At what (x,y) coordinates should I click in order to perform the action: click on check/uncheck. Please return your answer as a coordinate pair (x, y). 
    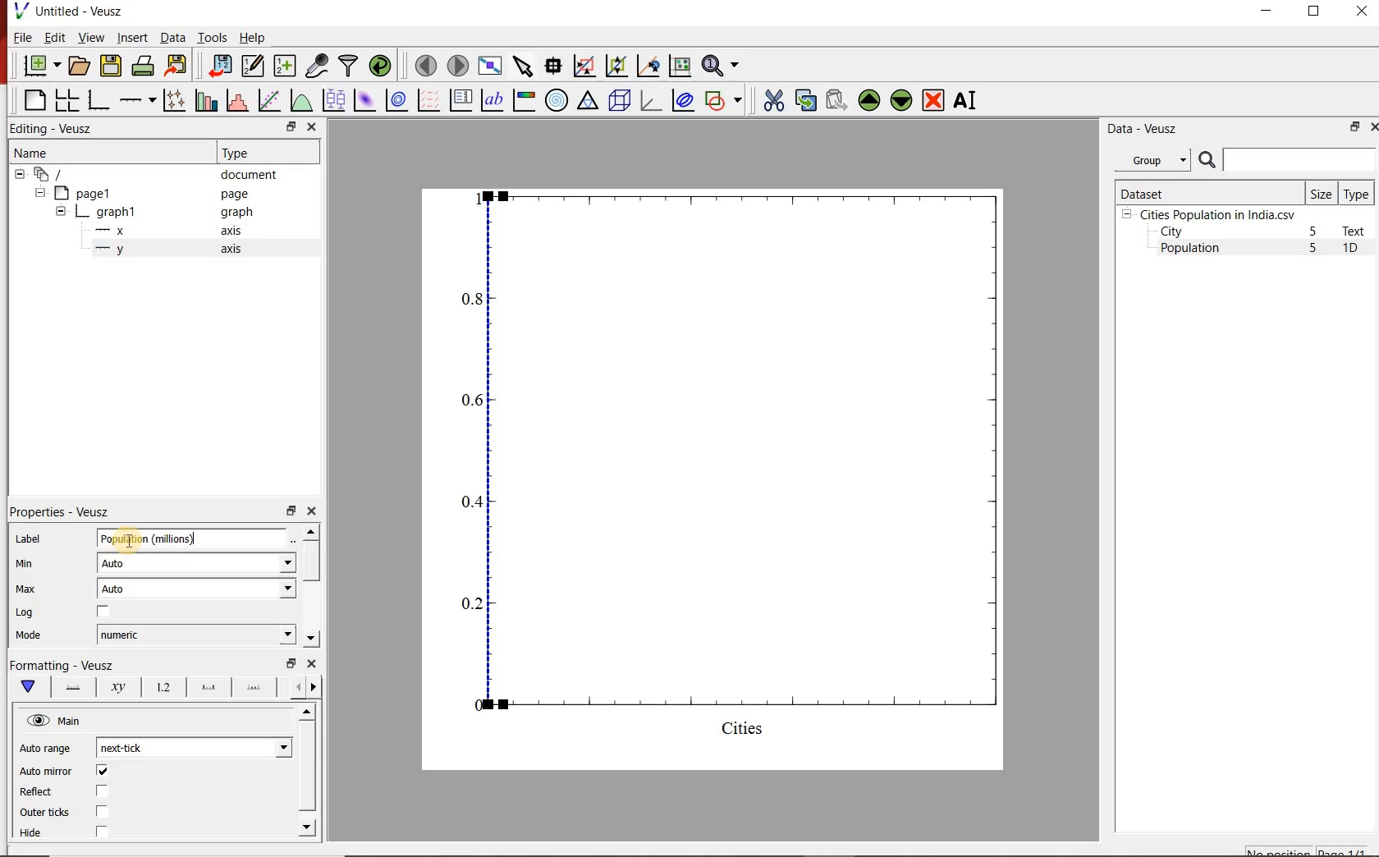
    Looking at the image, I should click on (102, 771).